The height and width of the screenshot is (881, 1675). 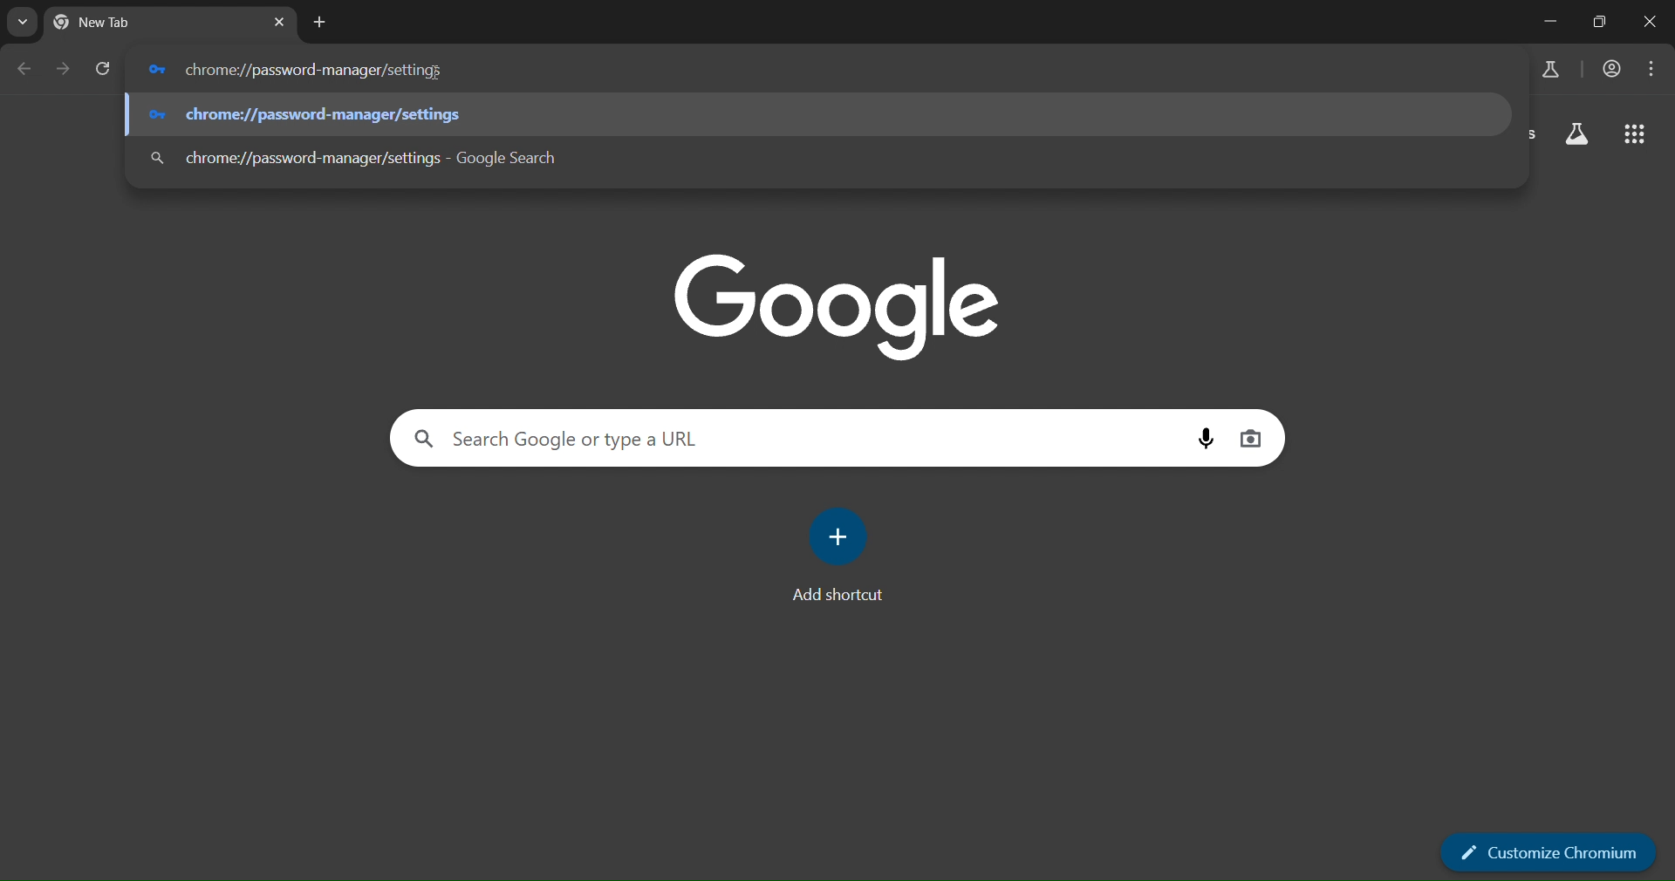 What do you see at coordinates (1254, 440) in the screenshot?
I see `image search` at bounding box center [1254, 440].